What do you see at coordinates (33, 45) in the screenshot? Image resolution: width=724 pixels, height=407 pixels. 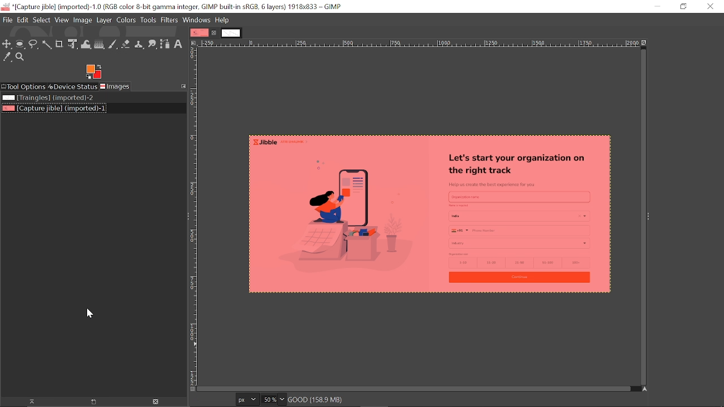 I see `Free select tool` at bounding box center [33, 45].